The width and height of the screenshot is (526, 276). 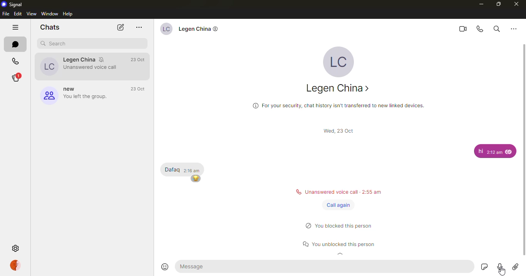 What do you see at coordinates (336, 130) in the screenshot?
I see `scroll bar` at bounding box center [336, 130].